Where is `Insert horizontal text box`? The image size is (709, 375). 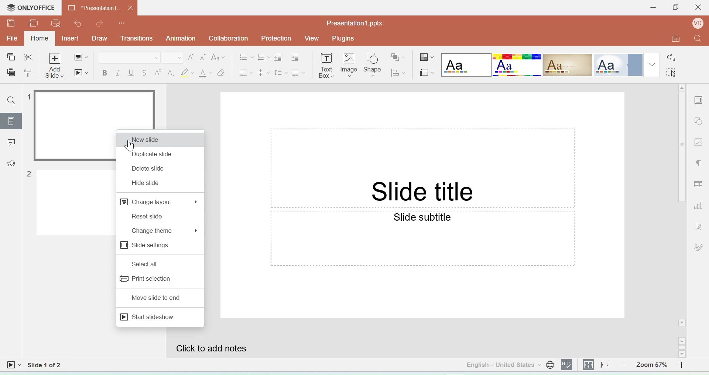
Insert horizontal text box is located at coordinates (326, 65).